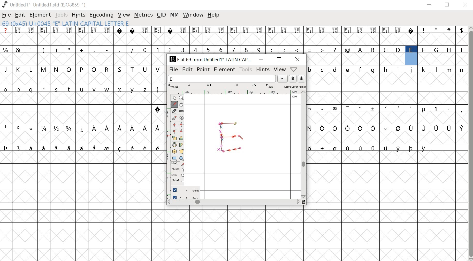  I want to click on Polygon/star, so click(181, 158).